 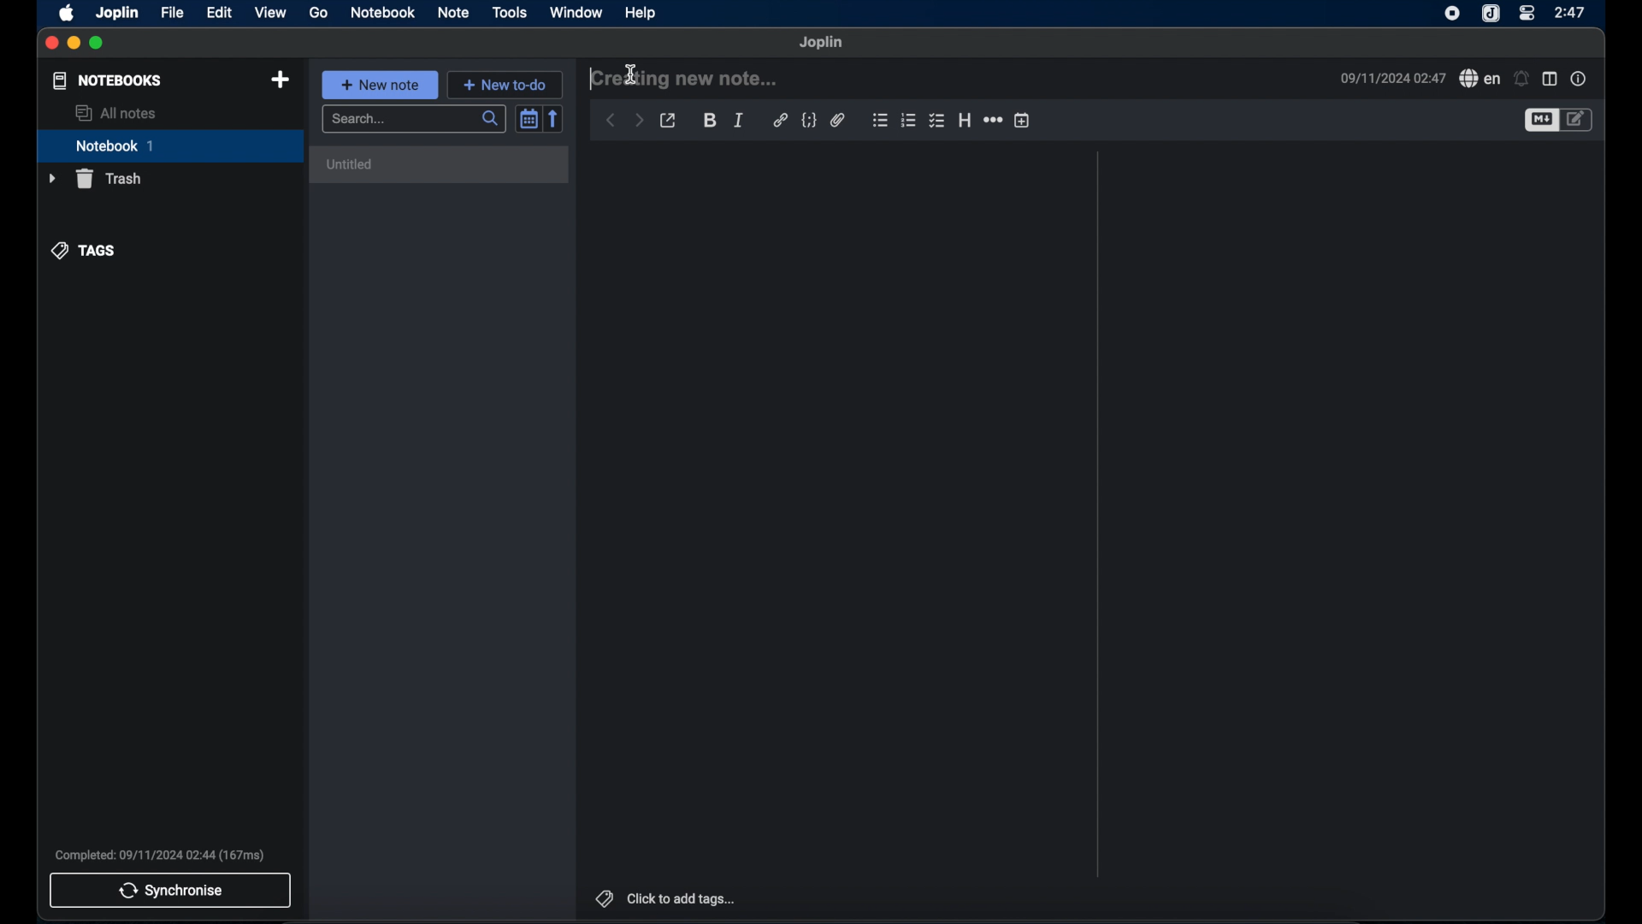 What do you see at coordinates (936, 121) in the screenshot?
I see `checklist` at bounding box center [936, 121].